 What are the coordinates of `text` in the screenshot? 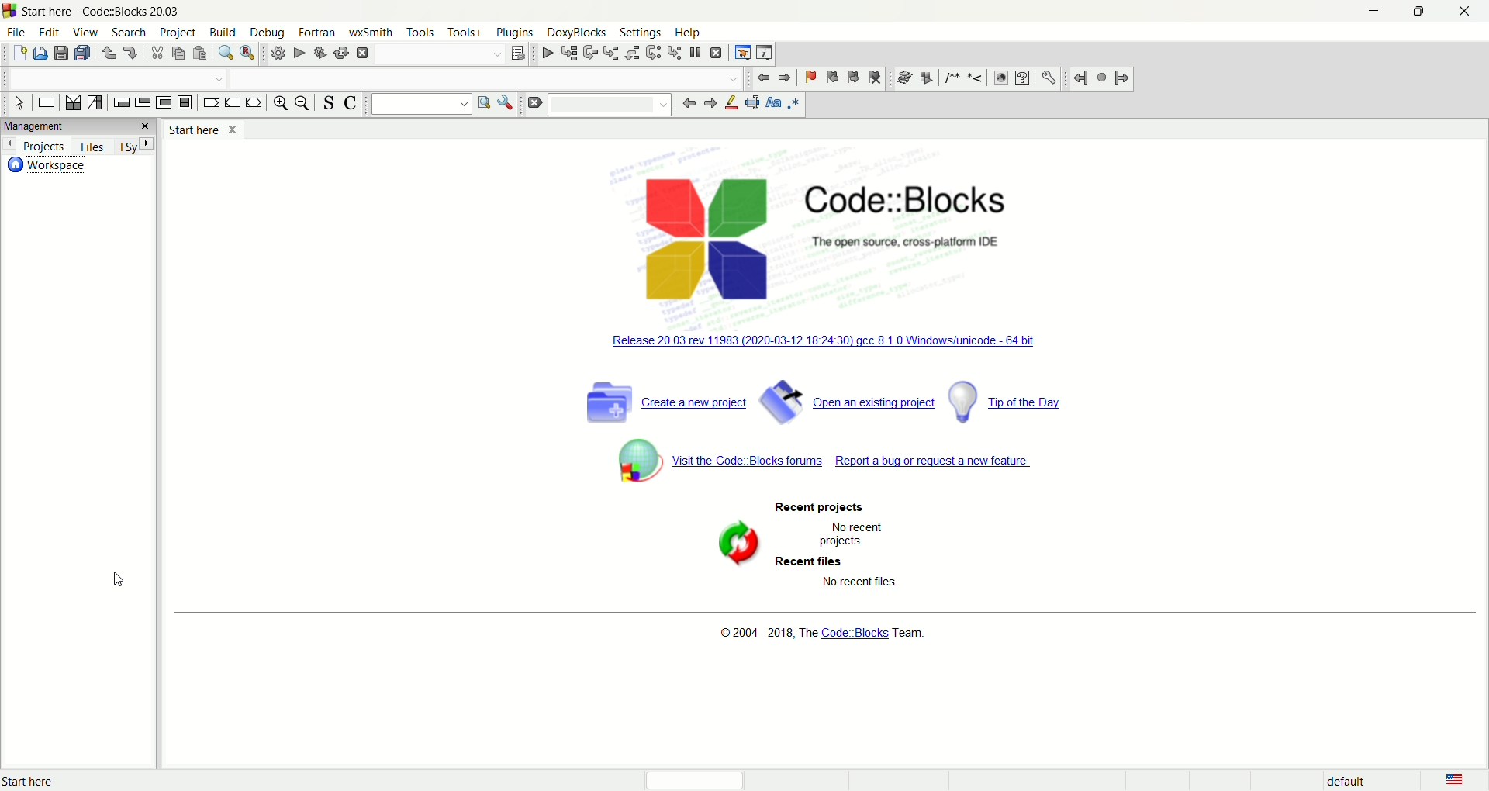 It's located at (769, 633).